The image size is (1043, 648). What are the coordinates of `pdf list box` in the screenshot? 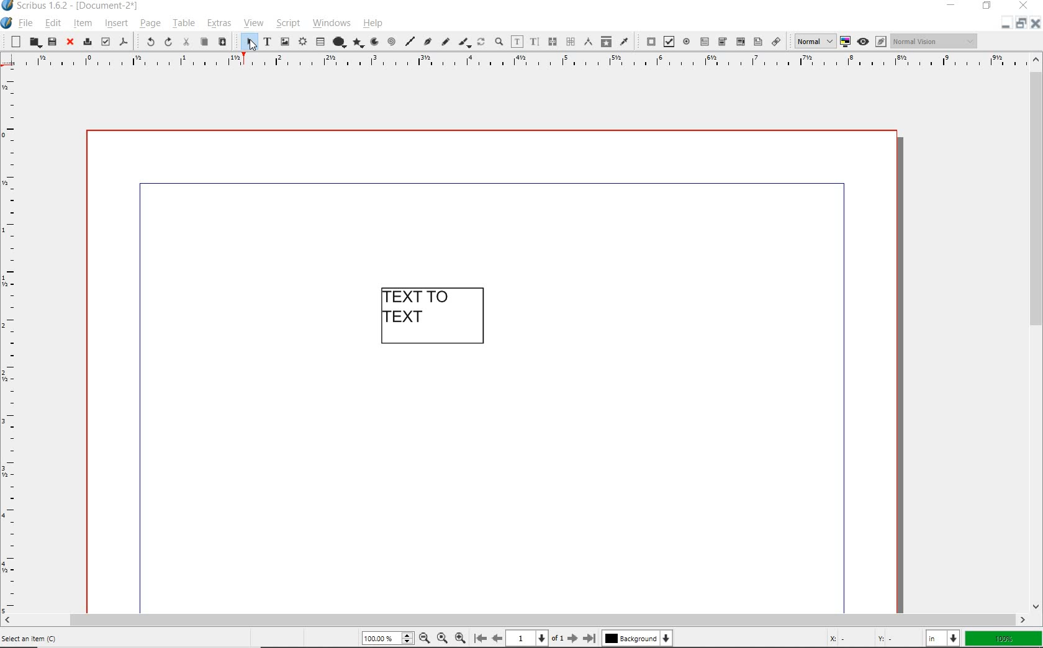 It's located at (757, 42).